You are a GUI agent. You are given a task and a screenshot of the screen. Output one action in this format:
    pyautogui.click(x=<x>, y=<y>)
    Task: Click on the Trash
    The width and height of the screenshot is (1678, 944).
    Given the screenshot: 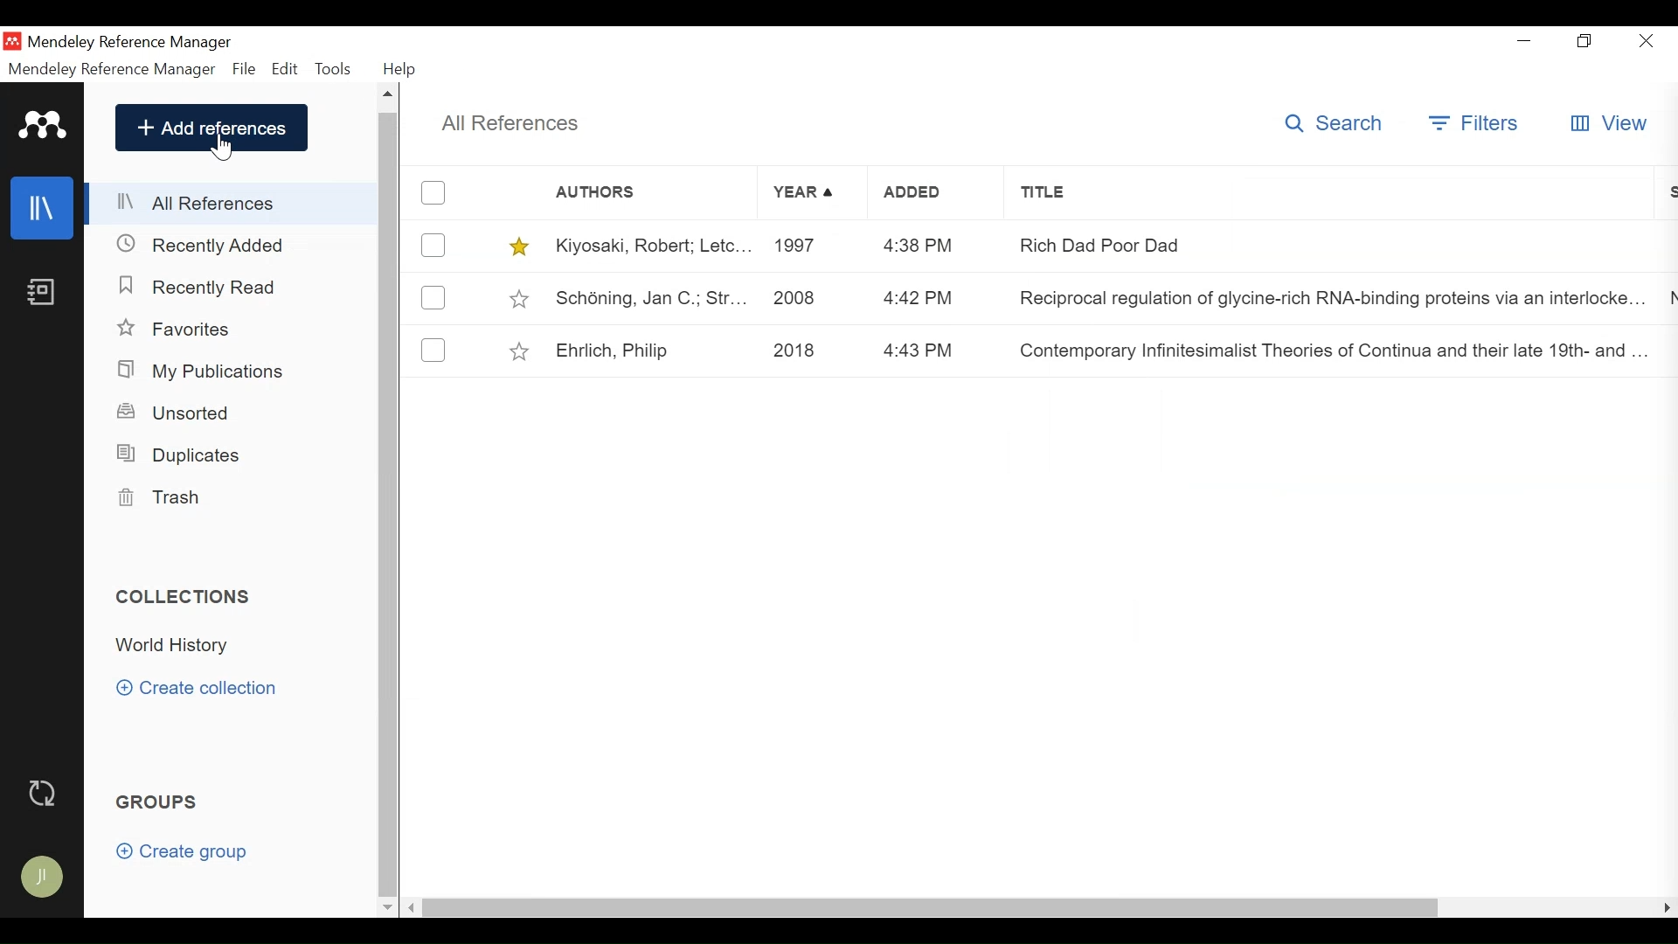 What is the action you would take?
    pyautogui.click(x=166, y=497)
    